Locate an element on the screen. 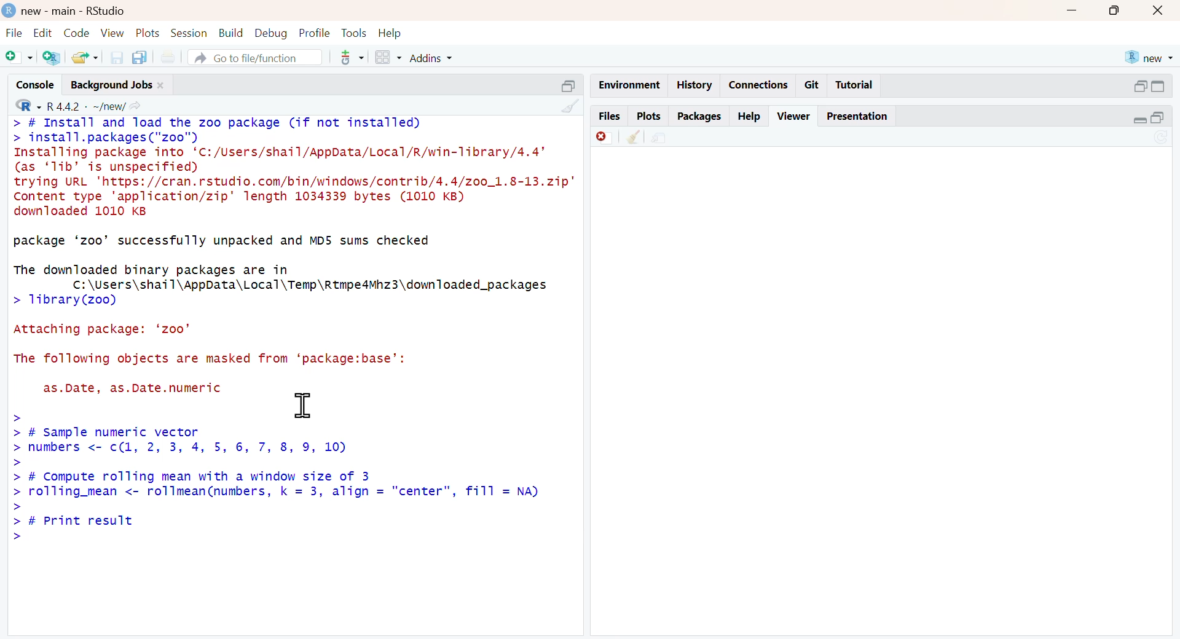 The height and width of the screenshot is (639, 1180). minimise is located at coordinates (1072, 9).